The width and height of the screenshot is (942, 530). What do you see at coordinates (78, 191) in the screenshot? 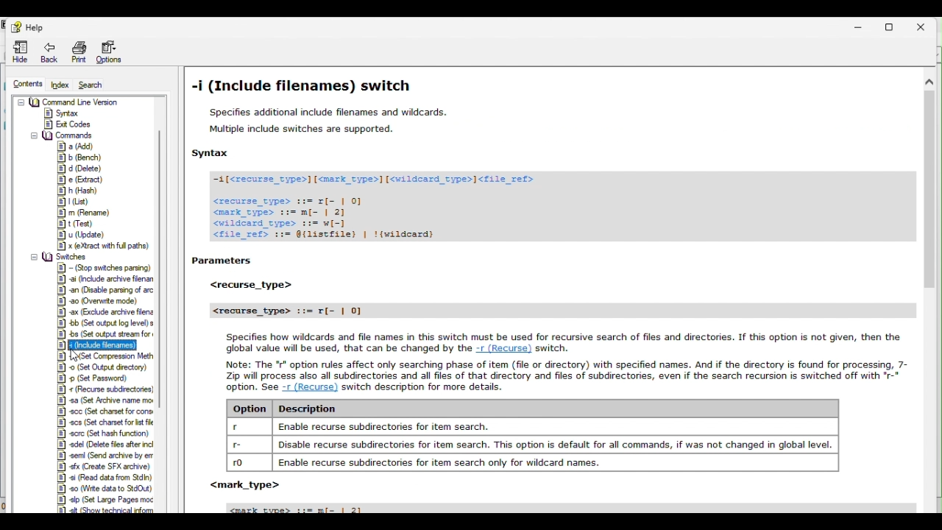
I see `Hash` at bounding box center [78, 191].